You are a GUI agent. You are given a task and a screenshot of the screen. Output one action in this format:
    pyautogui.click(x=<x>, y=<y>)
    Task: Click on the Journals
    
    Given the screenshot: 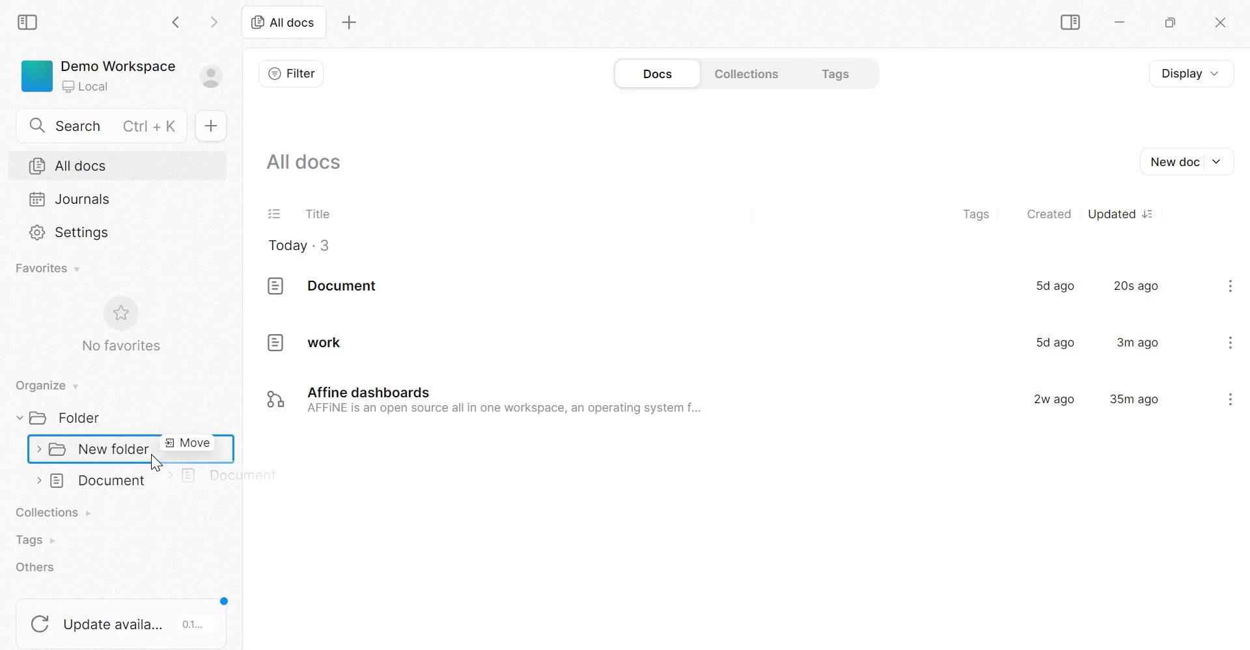 What is the action you would take?
    pyautogui.click(x=71, y=199)
    